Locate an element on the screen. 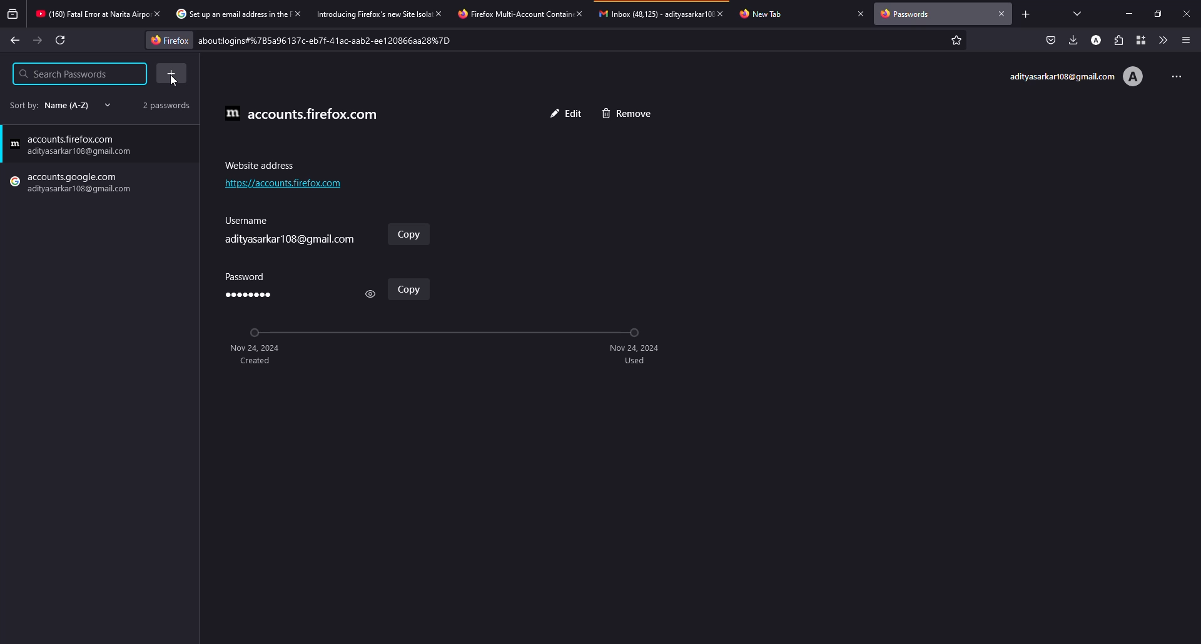 This screenshot has width=1201, height=644. close is located at coordinates (861, 13).